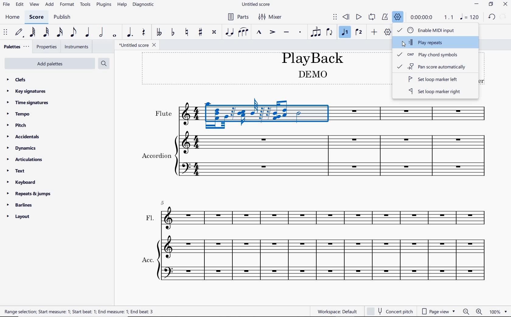 Image resolution: width=511 pixels, height=317 pixels. What do you see at coordinates (137, 45) in the screenshot?
I see `file name` at bounding box center [137, 45].